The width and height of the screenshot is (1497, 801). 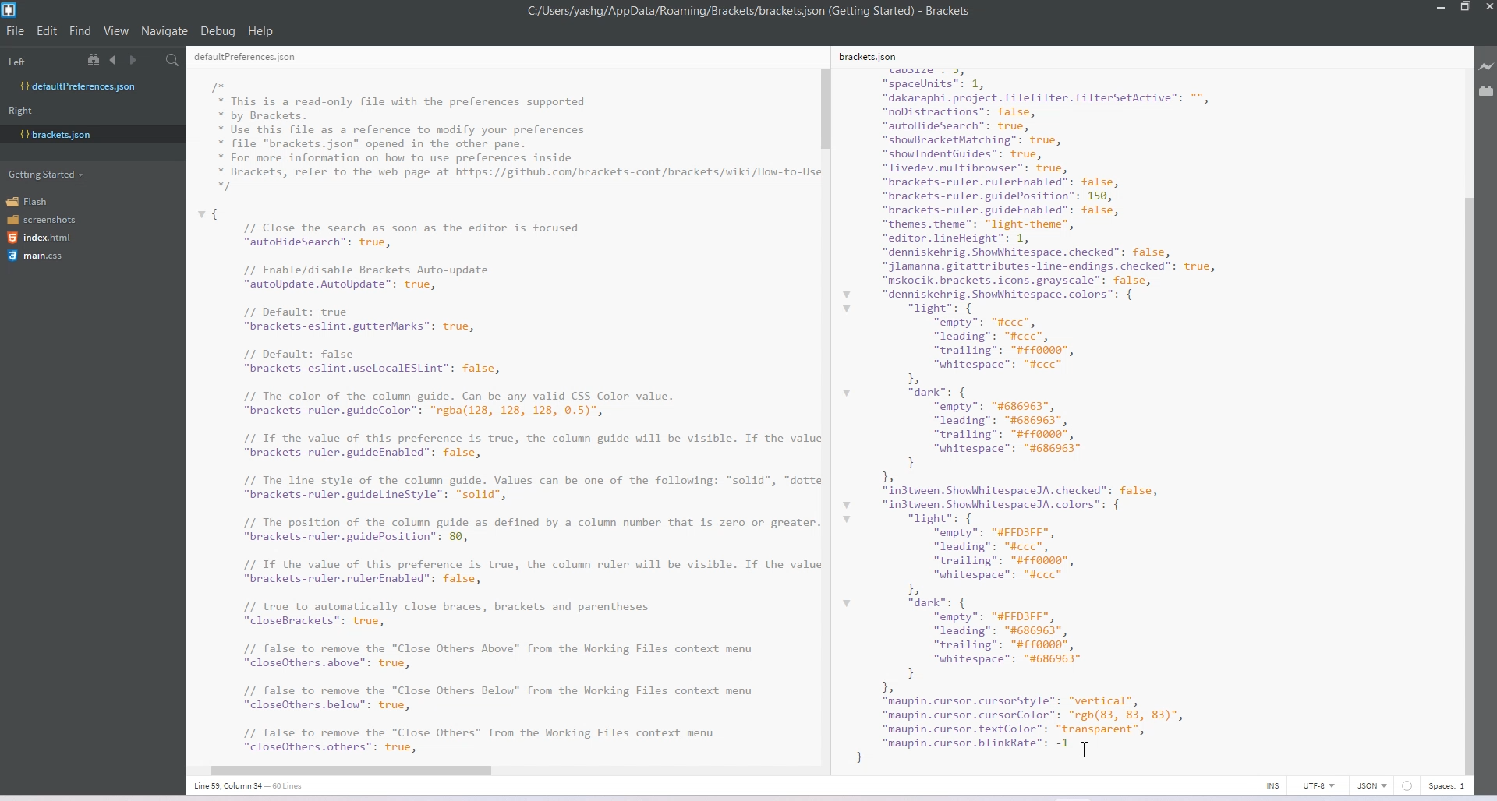 I want to click on Find, so click(x=81, y=30).